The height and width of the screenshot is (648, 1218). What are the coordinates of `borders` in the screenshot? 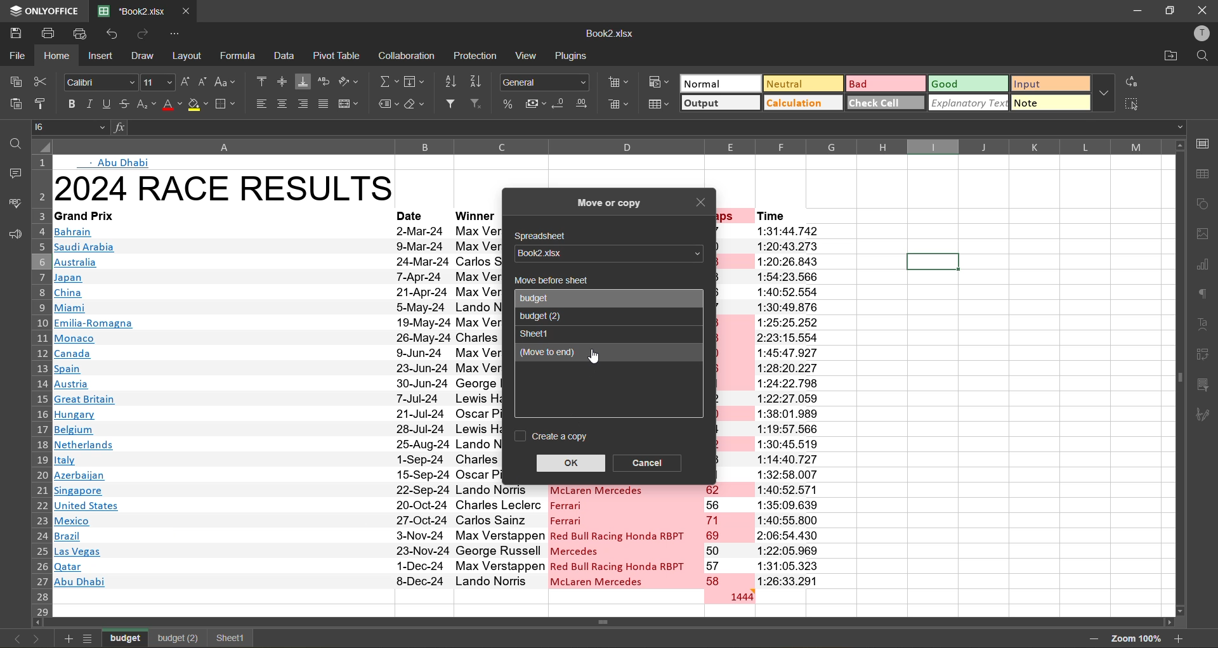 It's located at (227, 104).